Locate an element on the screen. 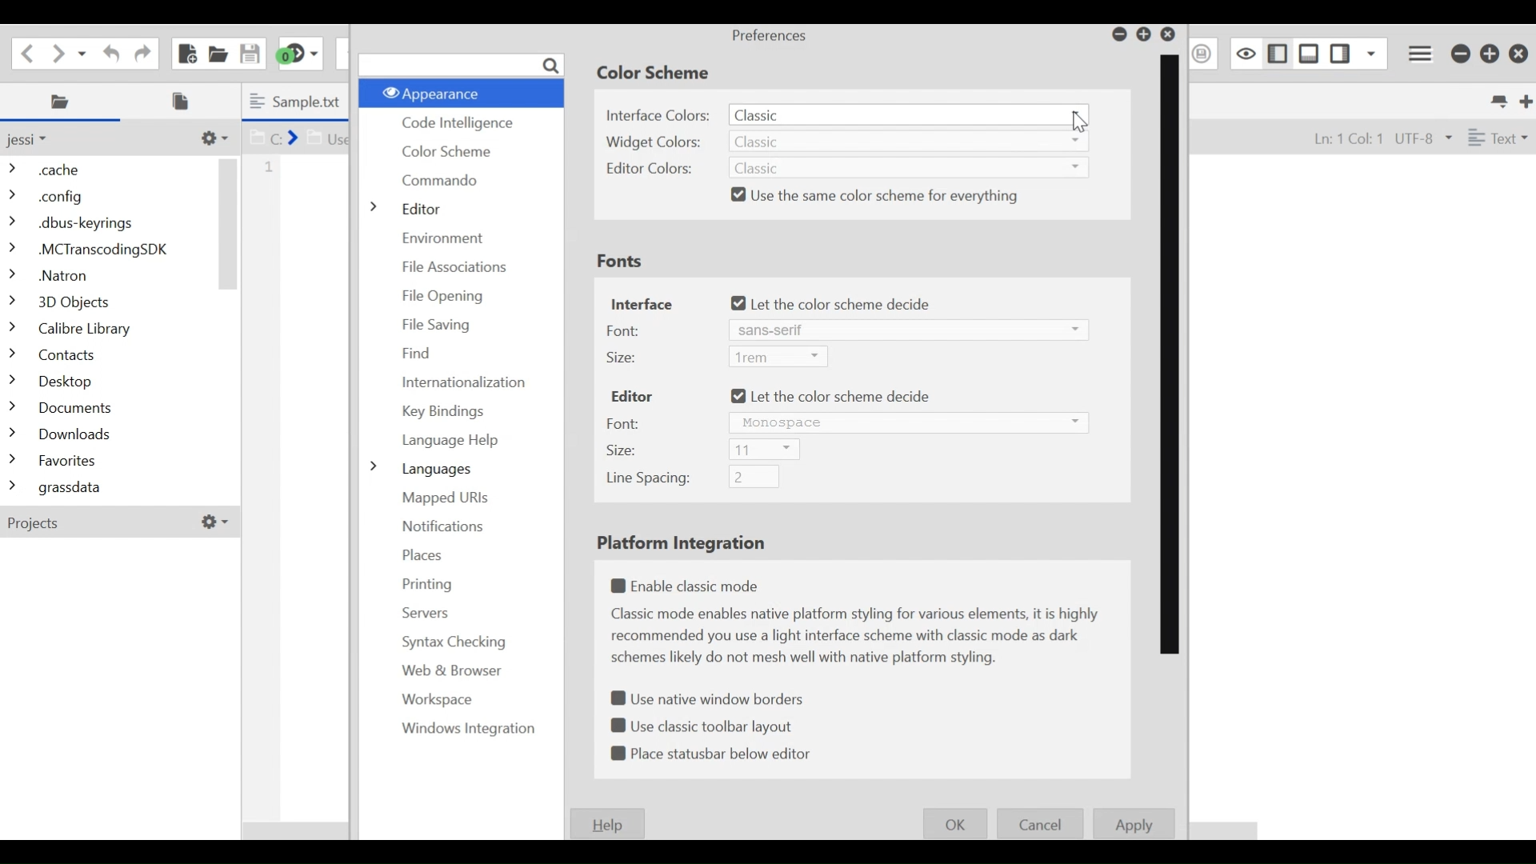 The width and height of the screenshot is (1536, 864). projects is located at coordinates (117, 525).